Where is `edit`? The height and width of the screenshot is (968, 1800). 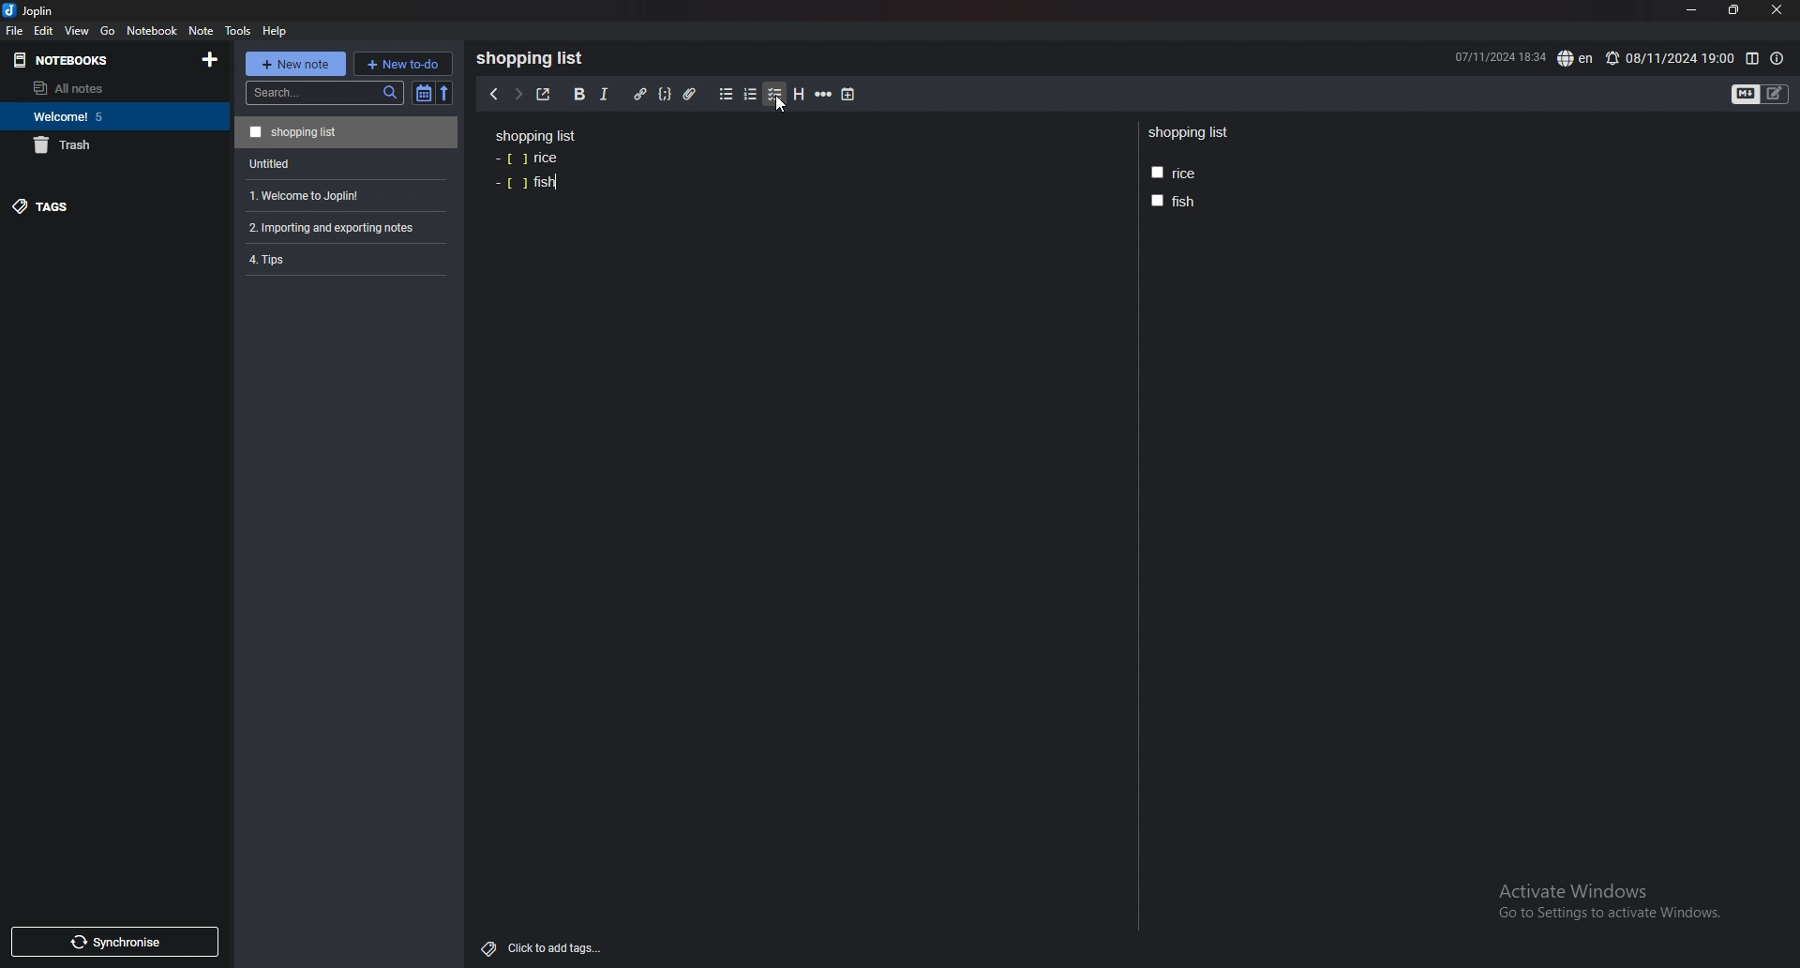
edit is located at coordinates (44, 30).